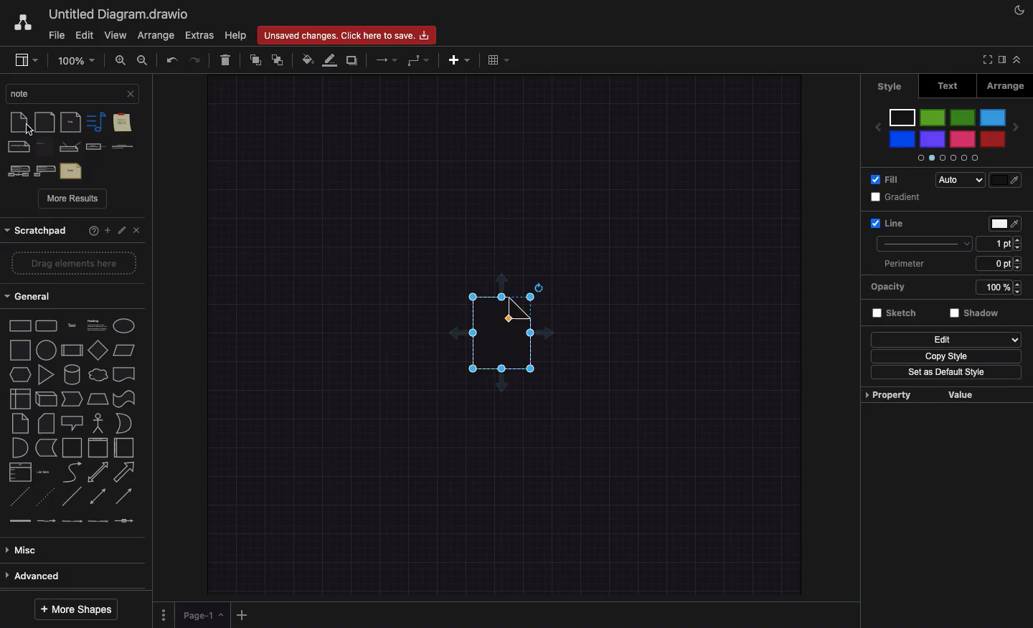 The height and width of the screenshot is (628, 1033). Describe the element at coordinates (1004, 61) in the screenshot. I see `Sidebar` at that location.